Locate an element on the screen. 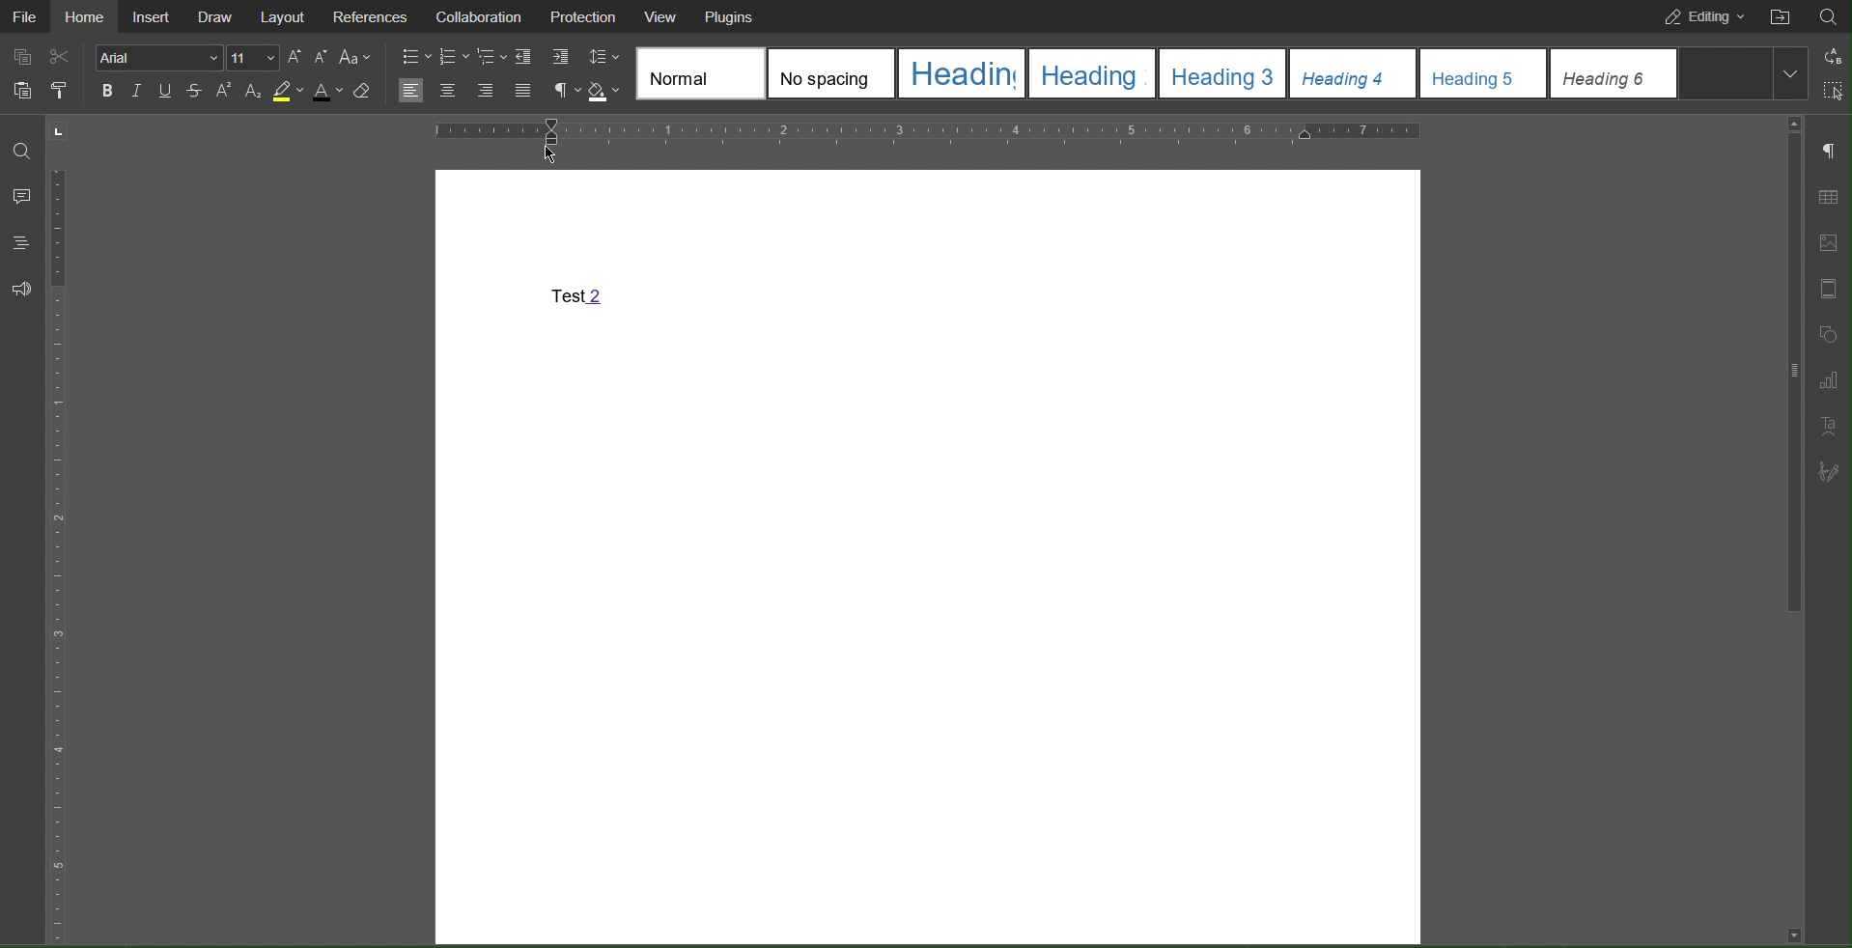 The height and width of the screenshot is (948, 1852). Plugins is located at coordinates (731, 17).